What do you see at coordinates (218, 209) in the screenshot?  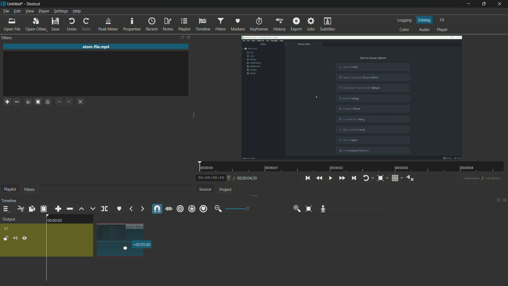 I see `minimize` at bounding box center [218, 209].